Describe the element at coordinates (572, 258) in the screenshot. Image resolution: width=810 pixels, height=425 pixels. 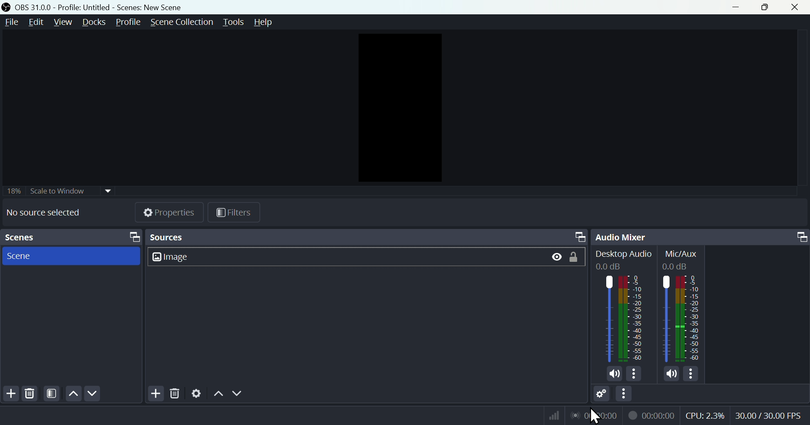
I see `` at that location.